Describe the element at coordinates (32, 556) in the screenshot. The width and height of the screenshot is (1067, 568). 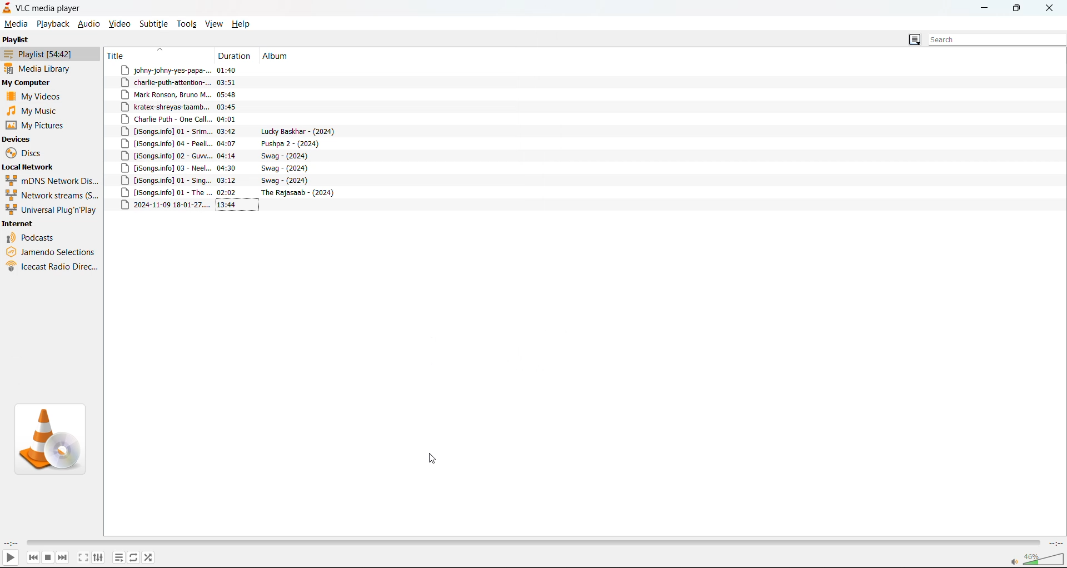
I see `previous` at that location.